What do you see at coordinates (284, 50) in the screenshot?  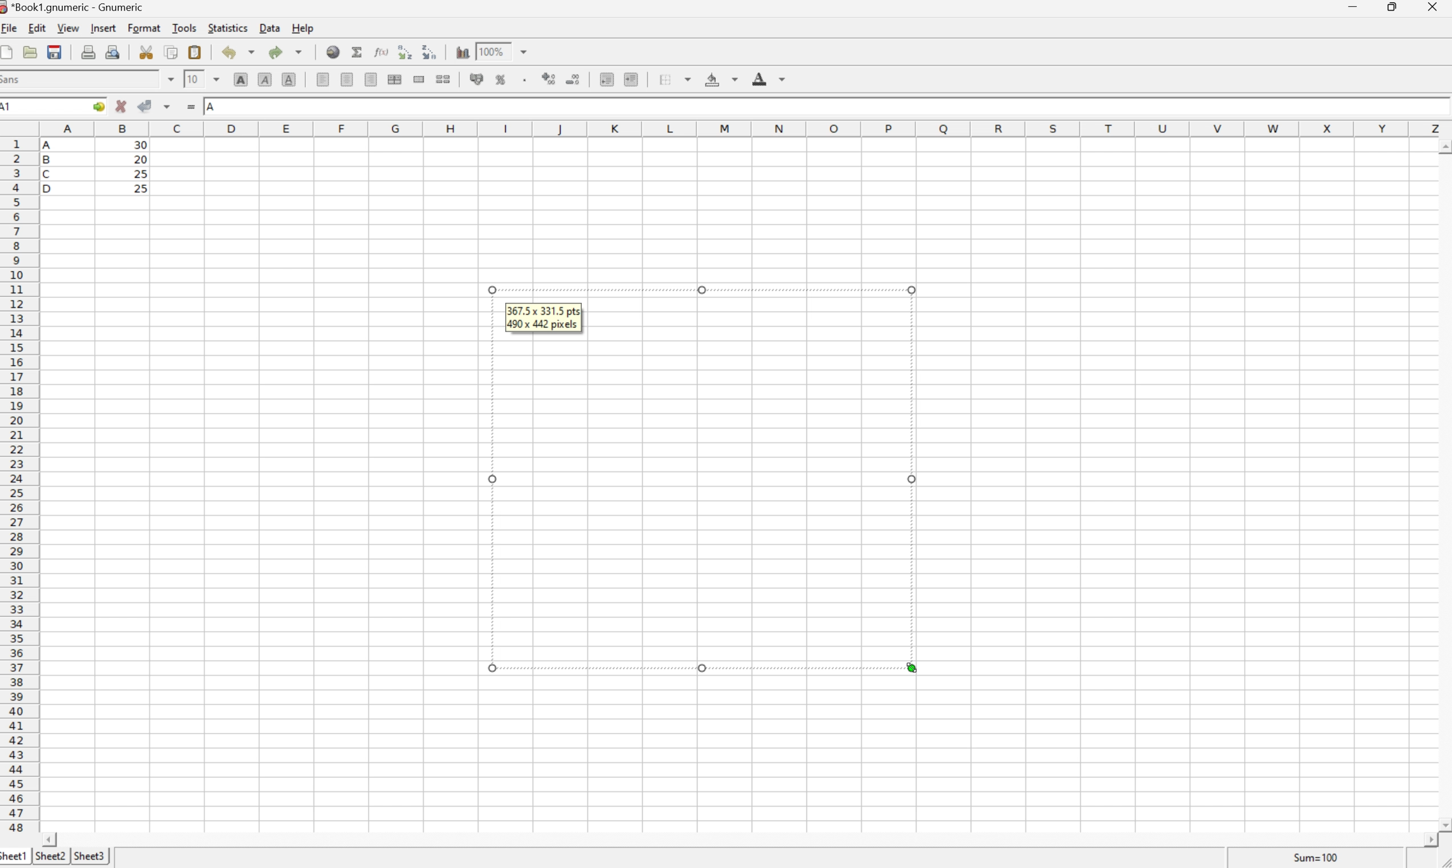 I see `Redo` at bounding box center [284, 50].